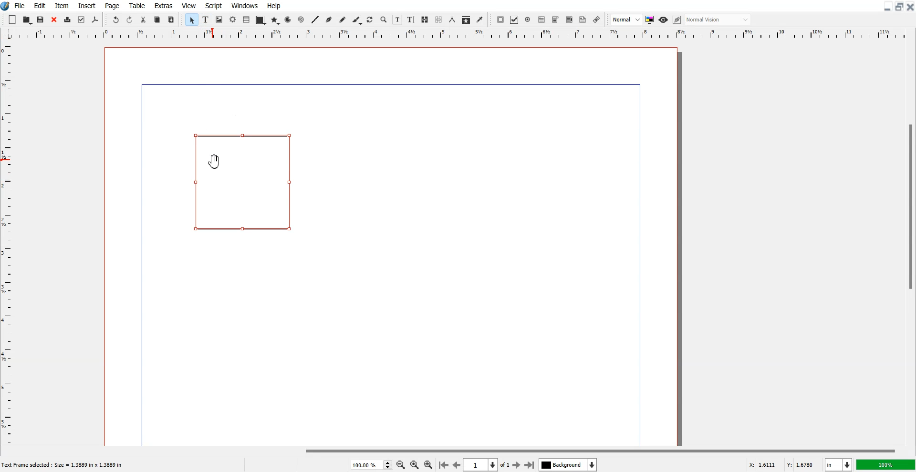  I want to click on Image Frame, so click(219, 20).